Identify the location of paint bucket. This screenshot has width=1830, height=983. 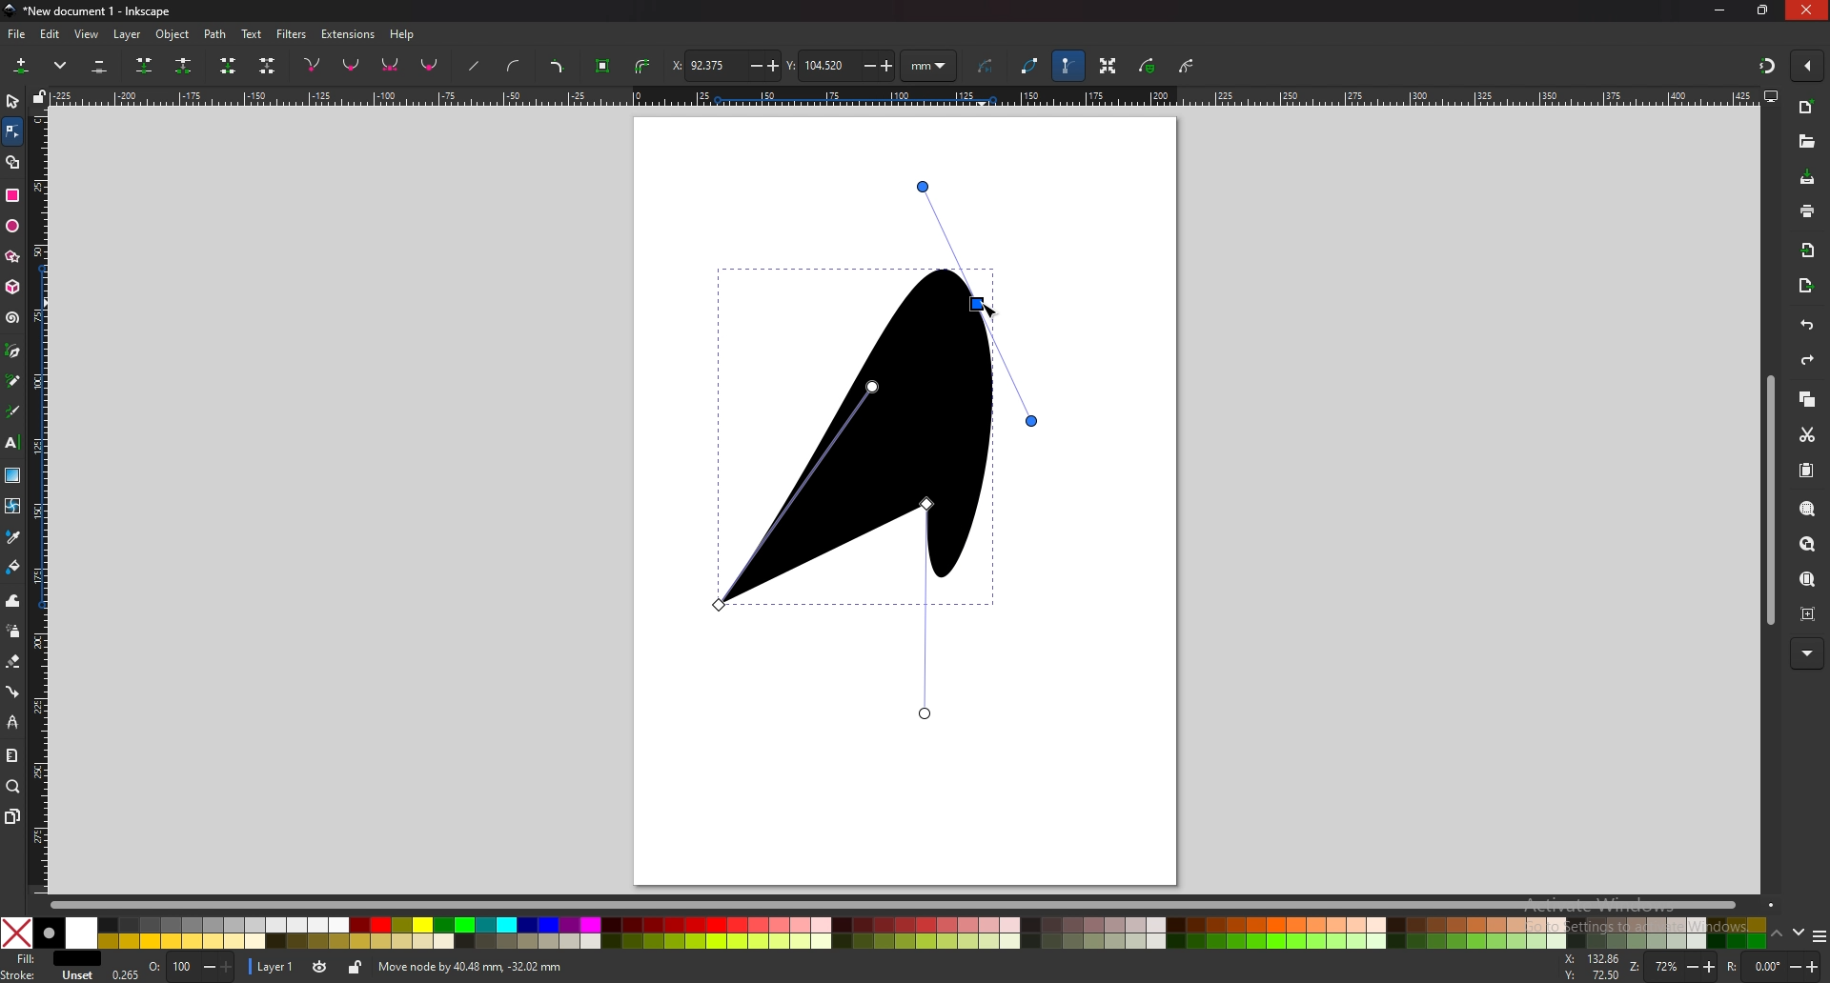
(12, 568).